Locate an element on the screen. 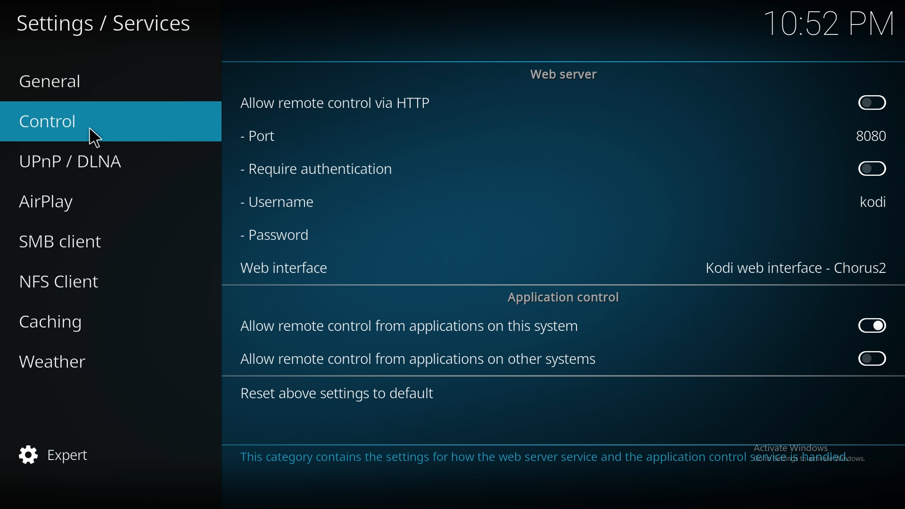  web interface is located at coordinates (290, 270).